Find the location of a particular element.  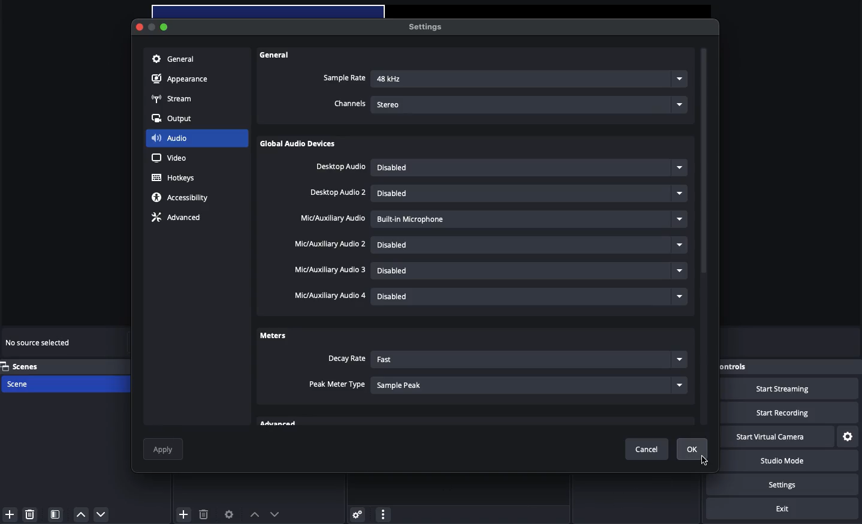

Disabled is located at coordinates (531, 245).